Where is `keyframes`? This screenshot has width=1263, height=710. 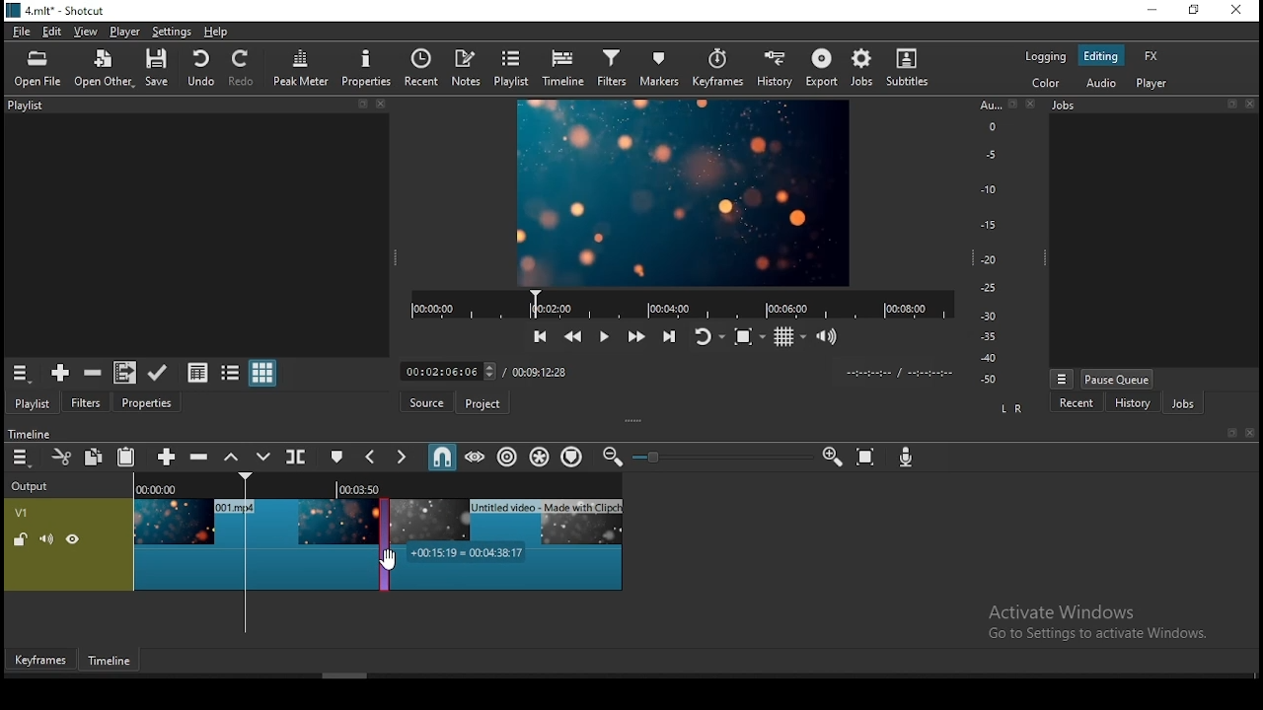 keyframes is located at coordinates (721, 68).